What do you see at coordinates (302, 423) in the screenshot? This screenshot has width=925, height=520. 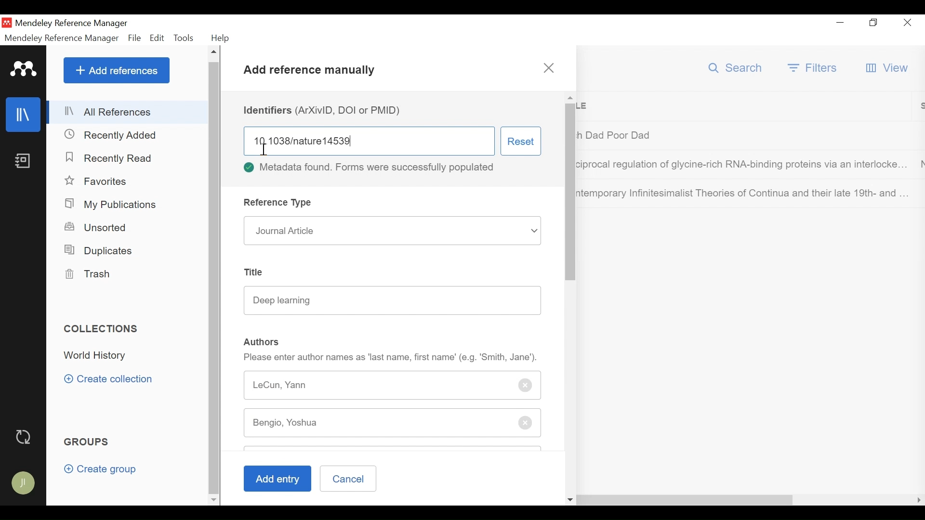 I see `Bengio, Yoshua` at bounding box center [302, 423].